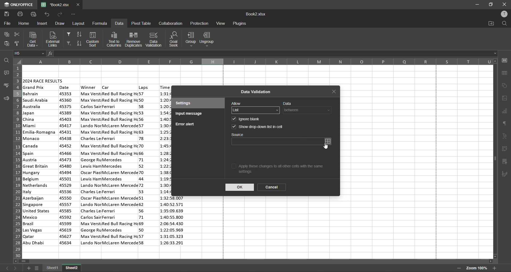 This screenshot has height=272, width=511. What do you see at coordinates (505, 136) in the screenshot?
I see `text` at bounding box center [505, 136].